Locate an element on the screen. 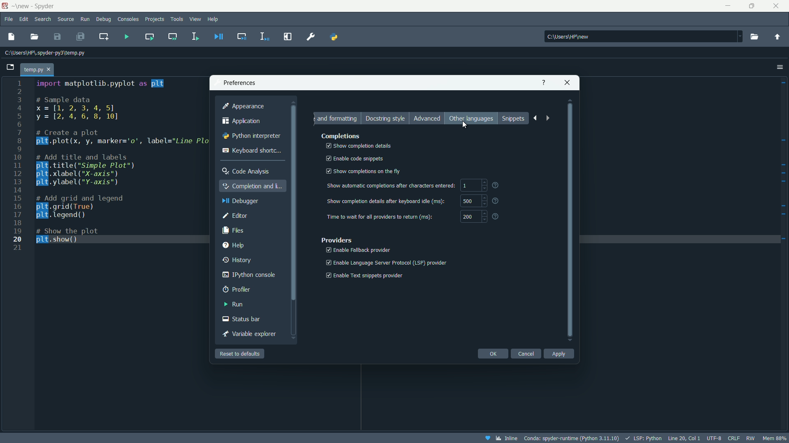  projects is located at coordinates (155, 20).